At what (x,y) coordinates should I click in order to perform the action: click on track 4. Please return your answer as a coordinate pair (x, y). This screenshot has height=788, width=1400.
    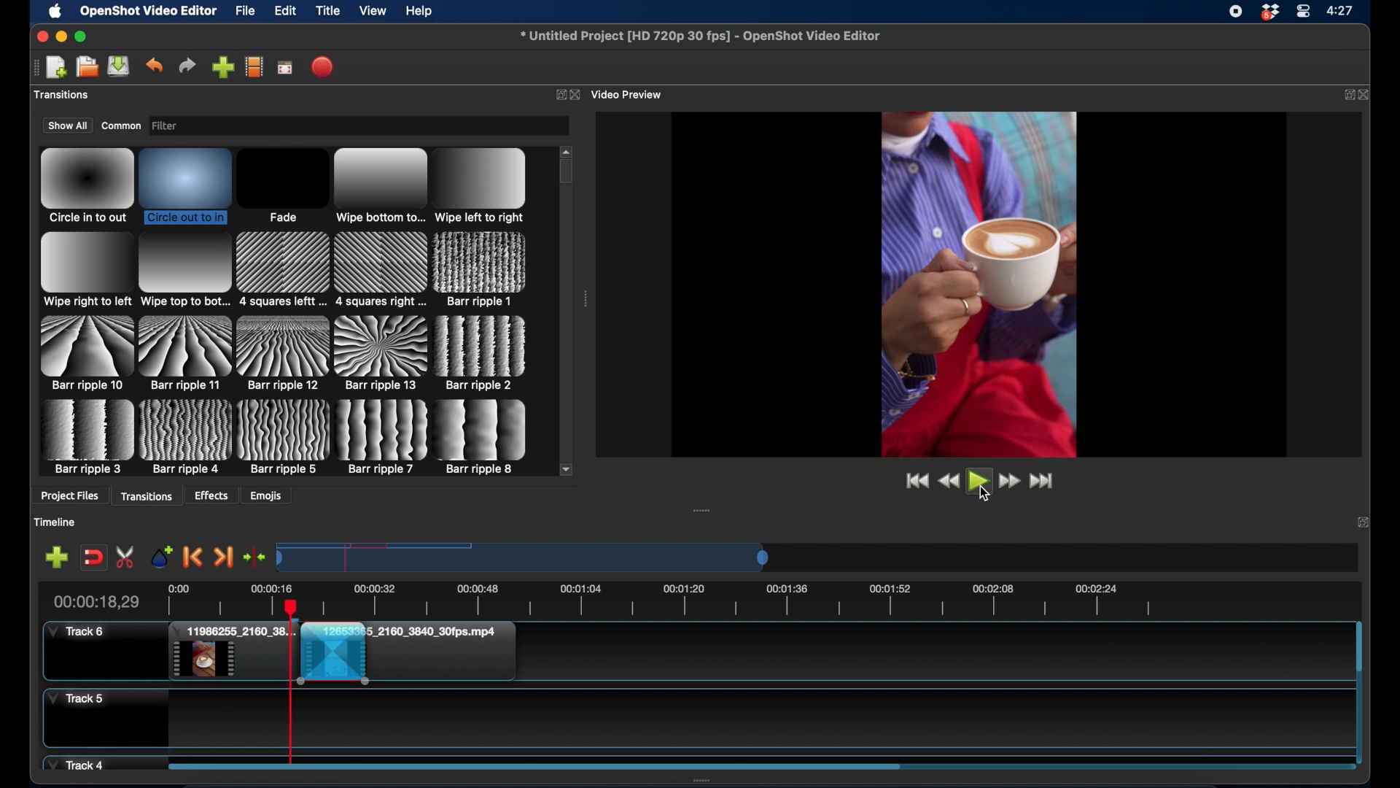
    Looking at the image, I should click on (78, 763).